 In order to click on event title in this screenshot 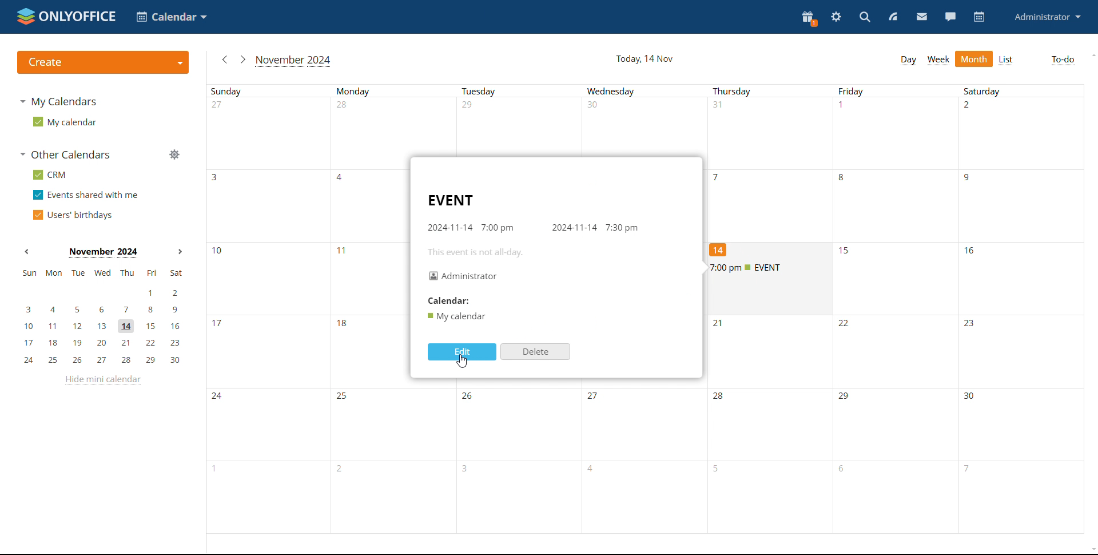, I will do `click(449, 200)`.